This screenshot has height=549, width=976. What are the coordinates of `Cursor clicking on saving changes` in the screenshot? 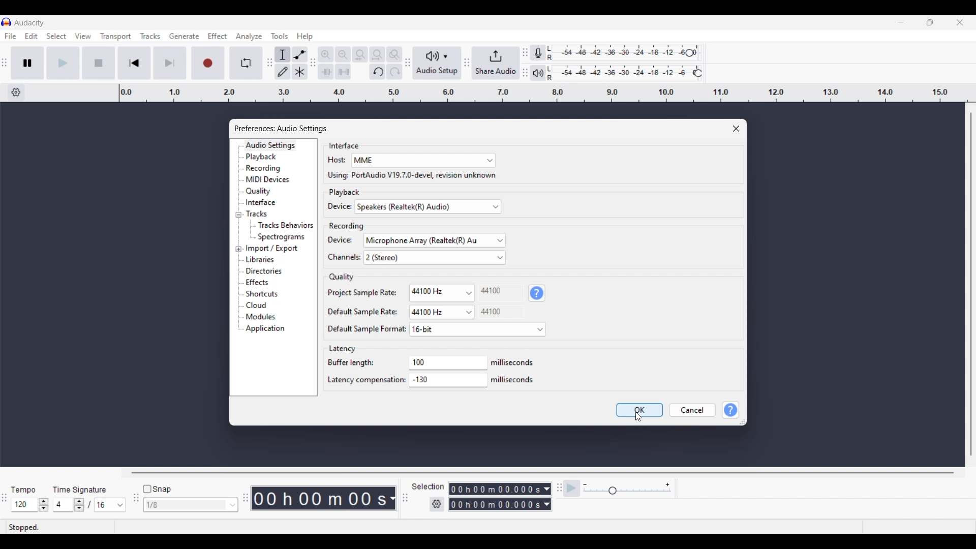 It's located at (637, 417).